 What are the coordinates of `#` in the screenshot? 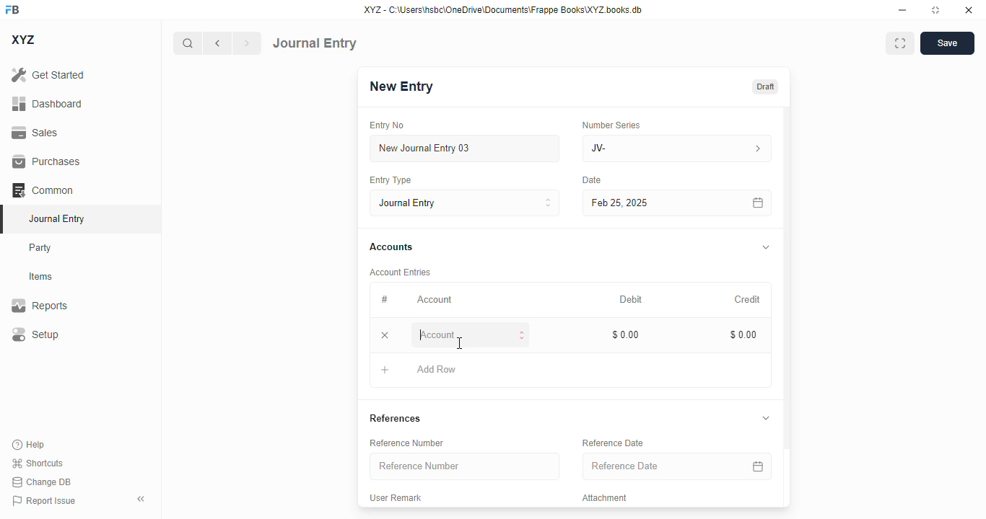 It's located at (384, 300).